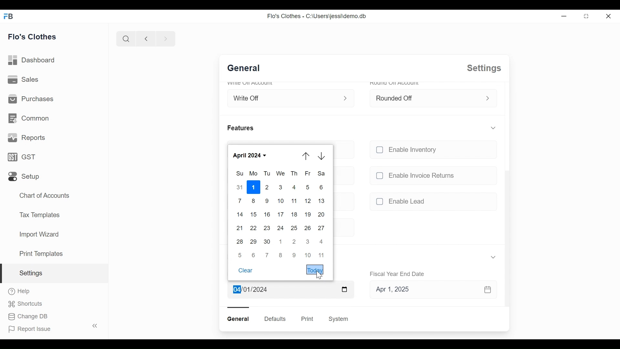 This screenshot has height=349, width=620. What do you see at coordinates (275, 319) in the screenshot?
I see `Defaults` at bounding box center [275, 319].